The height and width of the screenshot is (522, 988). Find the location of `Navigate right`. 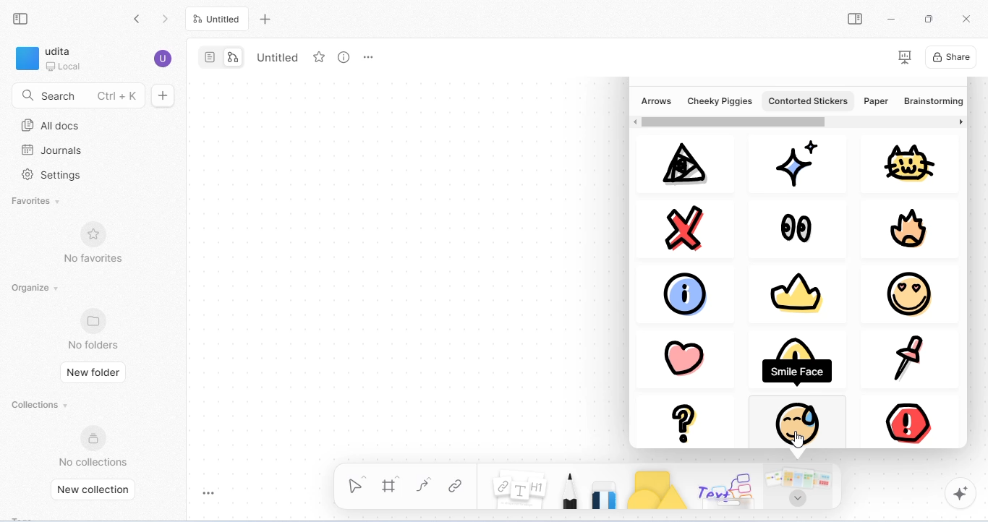

Navigate right is located at coordinates (961, 124).